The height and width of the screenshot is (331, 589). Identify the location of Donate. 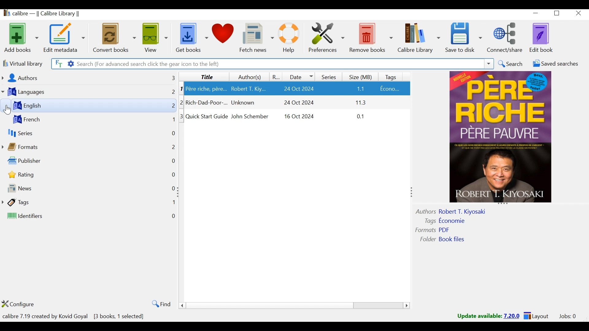
(224, 37).